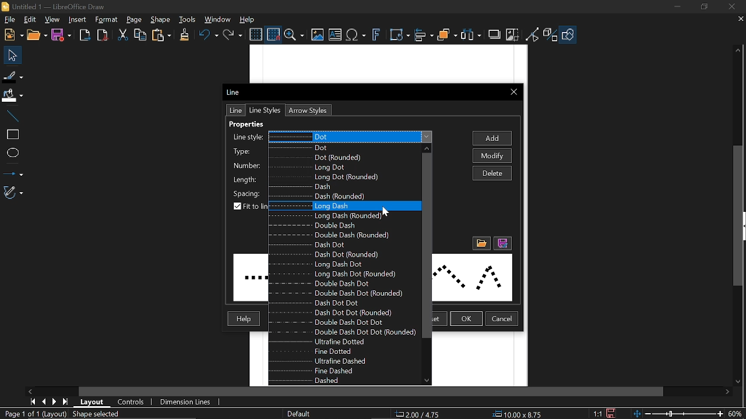  Describe the element at coordinates (254, 125) in the screenshot. I see `Properties` at that location.